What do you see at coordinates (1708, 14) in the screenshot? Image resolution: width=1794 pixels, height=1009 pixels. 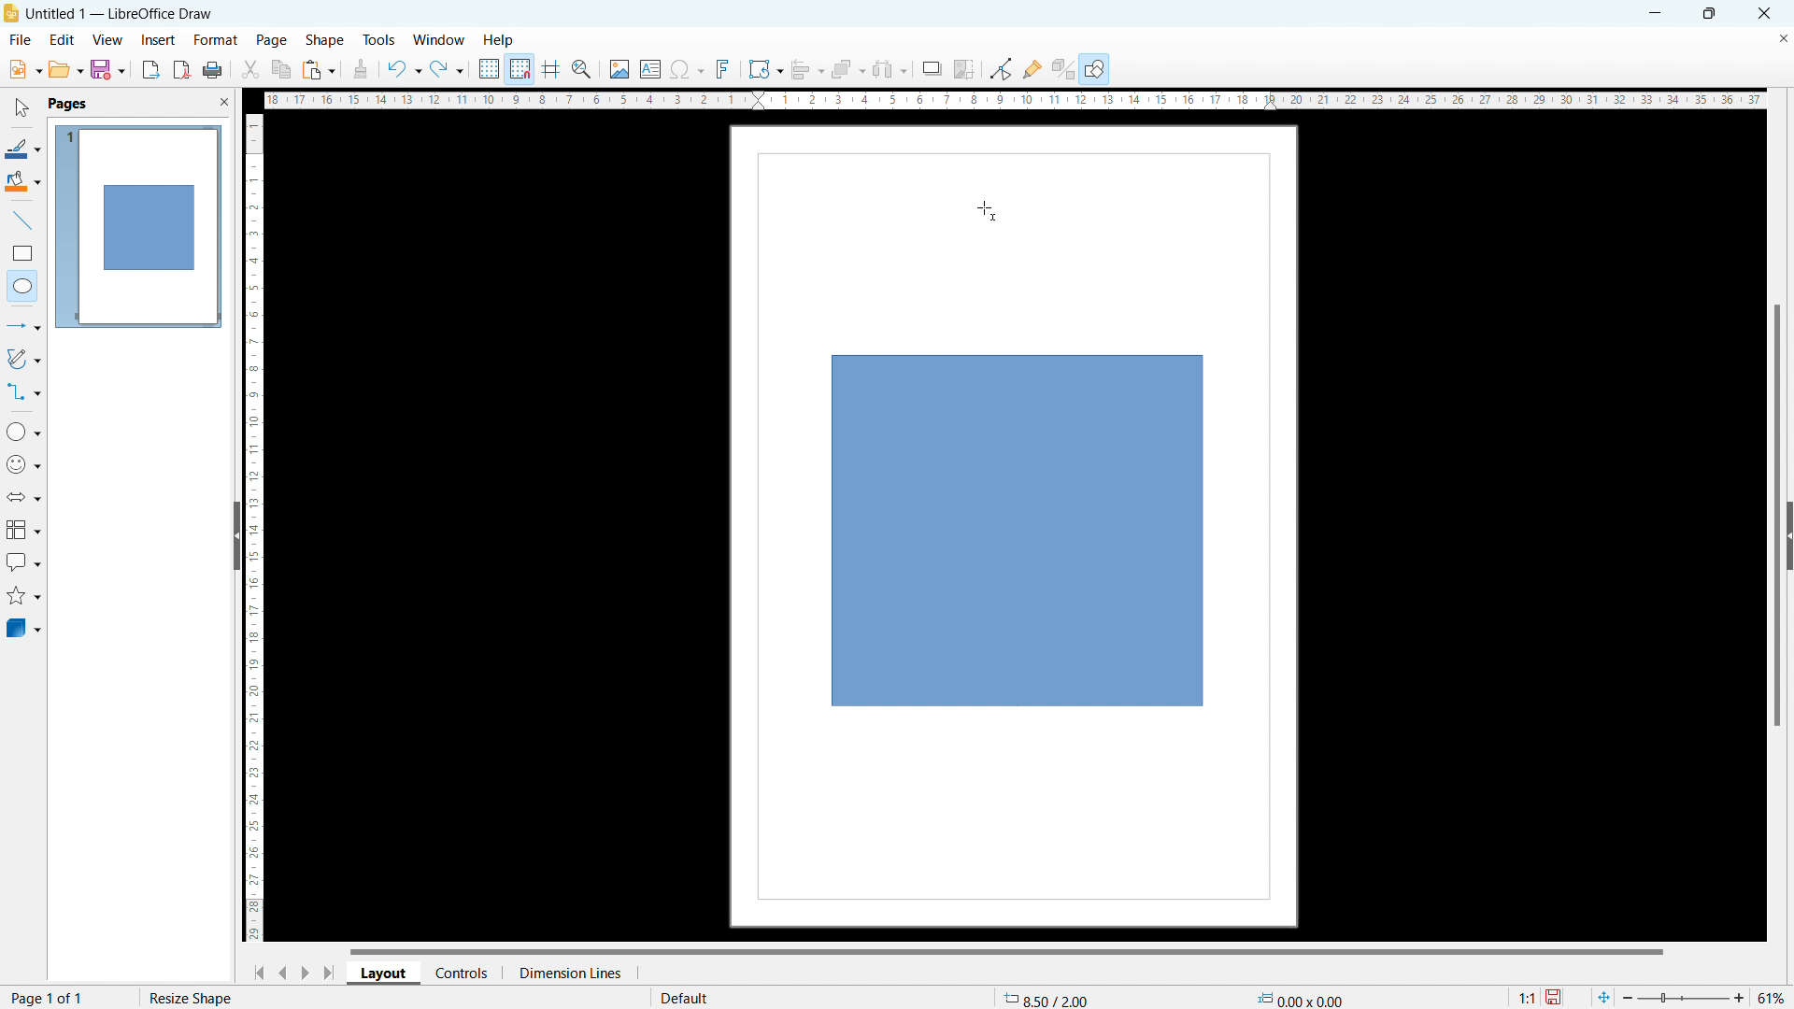 I see `maximize` at bounding box center [1708, 14].